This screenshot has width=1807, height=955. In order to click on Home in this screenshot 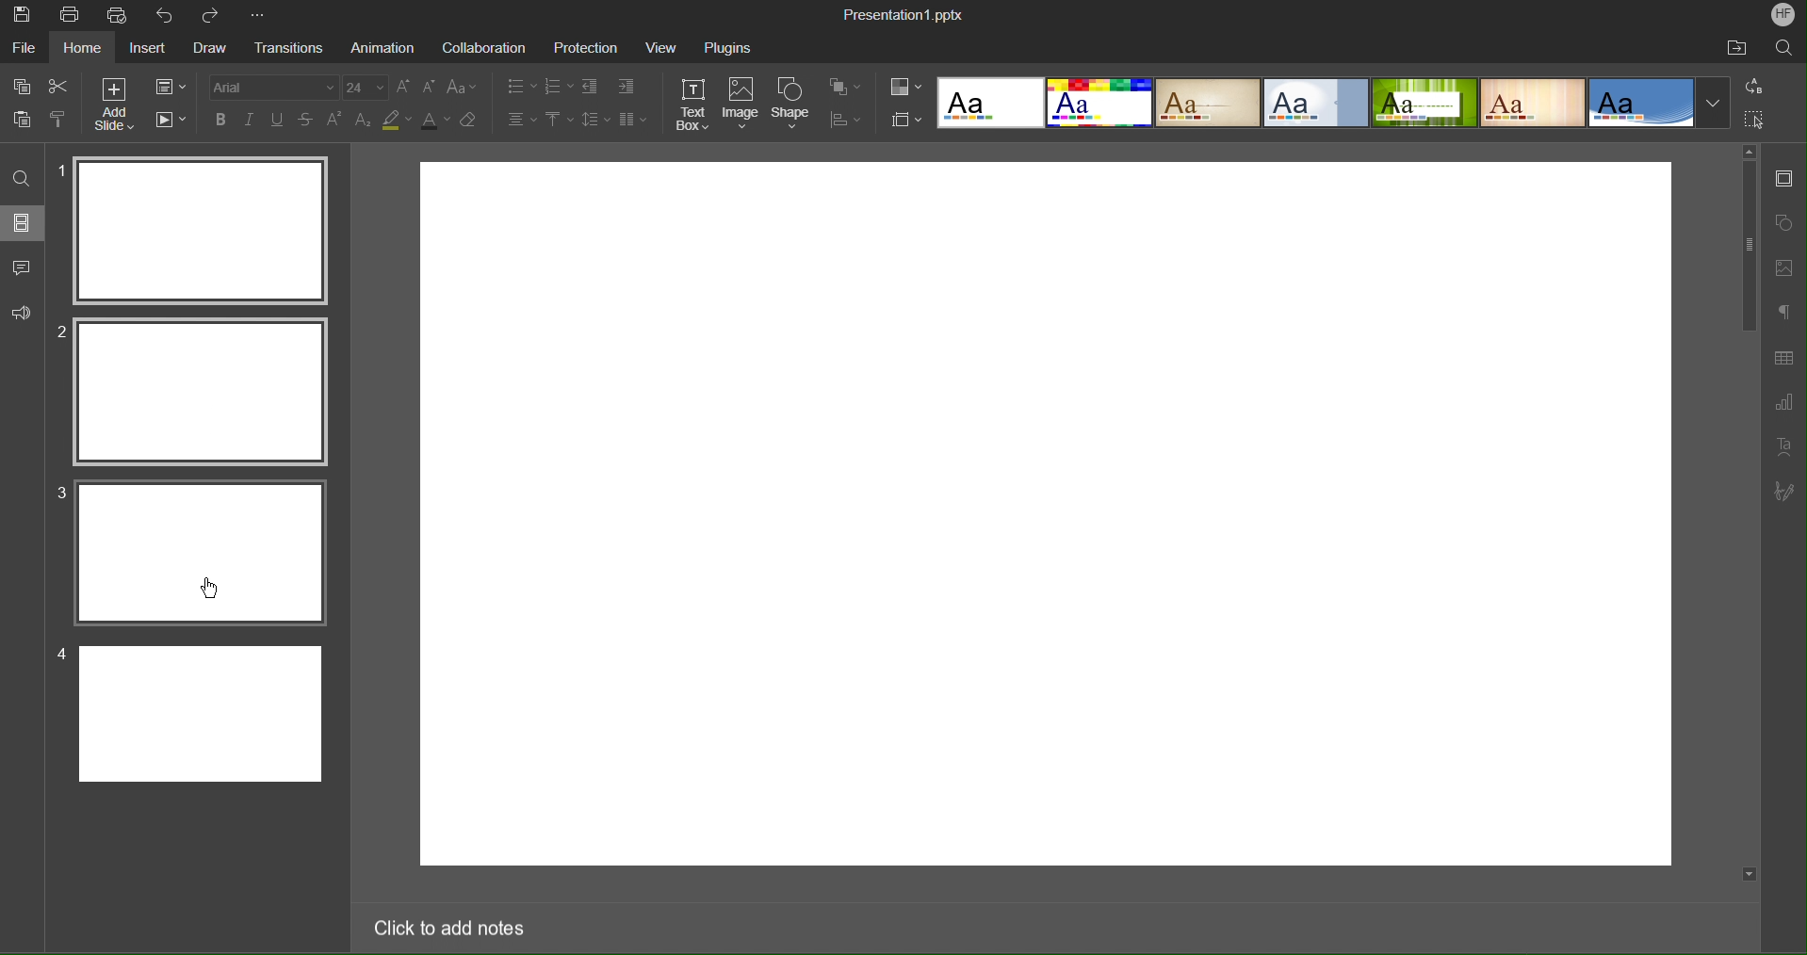, I will do `click(85, 48)`.